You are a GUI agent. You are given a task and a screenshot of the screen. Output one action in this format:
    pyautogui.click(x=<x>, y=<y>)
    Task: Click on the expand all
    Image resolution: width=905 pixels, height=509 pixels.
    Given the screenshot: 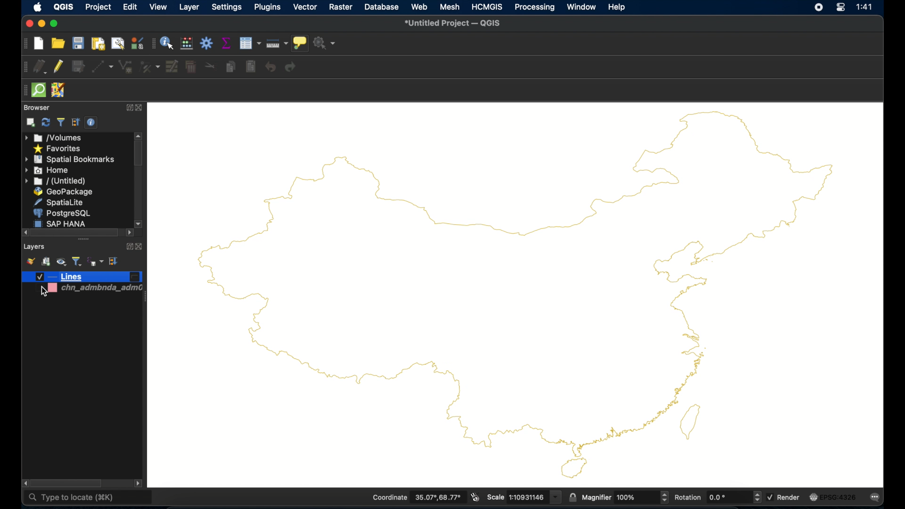 What is the action you would take?
    pyautogui.click(x=76, y=123)
    